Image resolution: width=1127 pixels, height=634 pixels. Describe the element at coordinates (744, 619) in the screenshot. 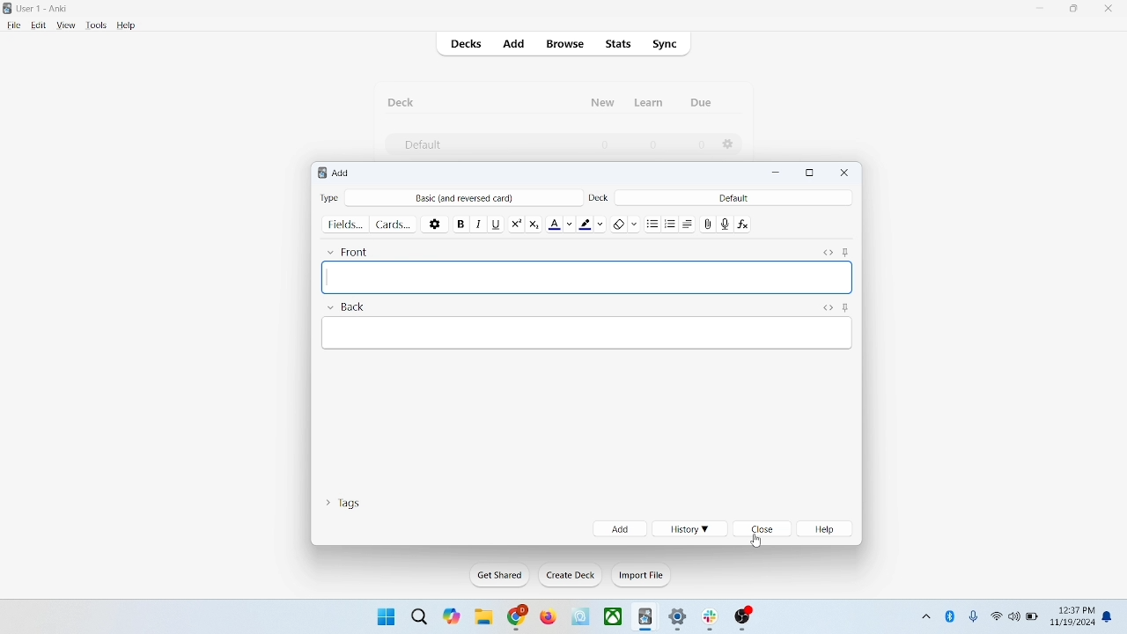

I see `icon` at that location.